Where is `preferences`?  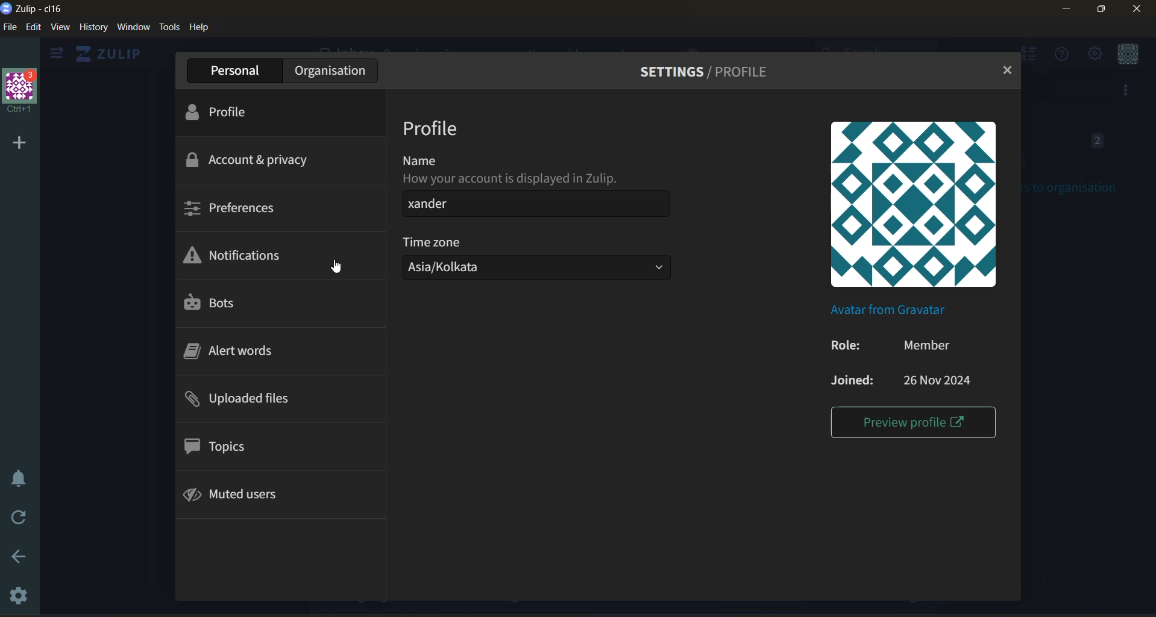 preferences is located at coordinates (236, 207).